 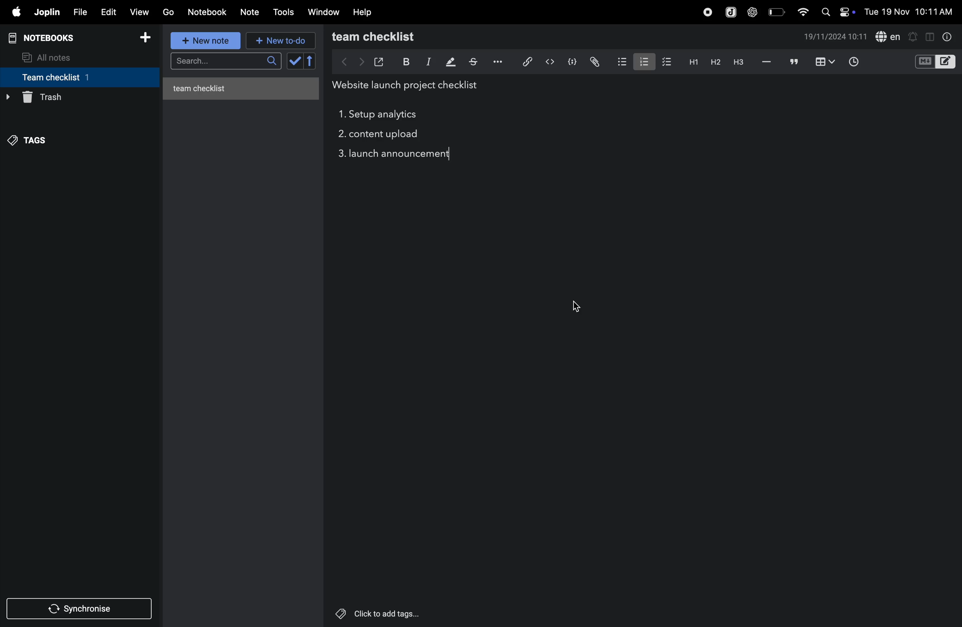 I want to click on battery, so click(x=776, y=12).